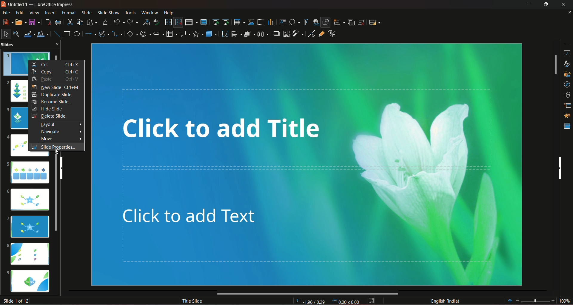  Describe the element at coordinates (308, 294) in the screenshot. I see `horizontal scroll bar` at that location.